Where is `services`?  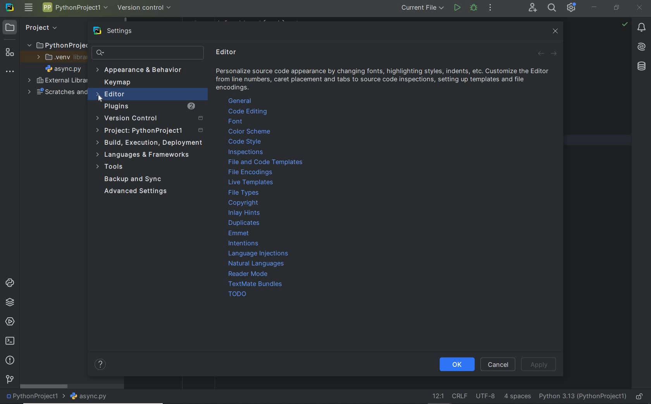 services is located at coordinates (9, 322).